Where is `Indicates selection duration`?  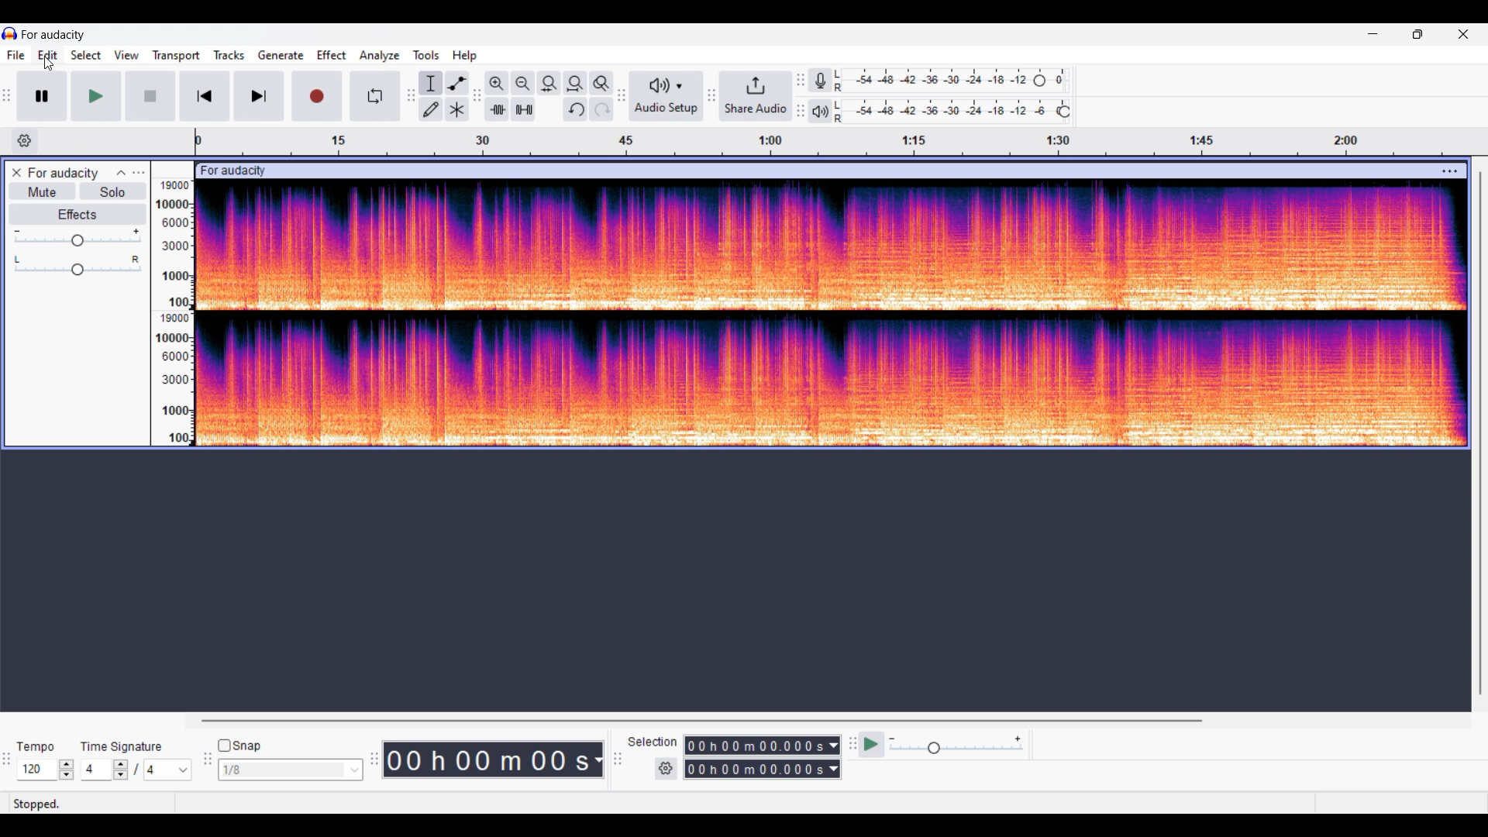
Indicates selection duration is located at coordinates (653, 742).